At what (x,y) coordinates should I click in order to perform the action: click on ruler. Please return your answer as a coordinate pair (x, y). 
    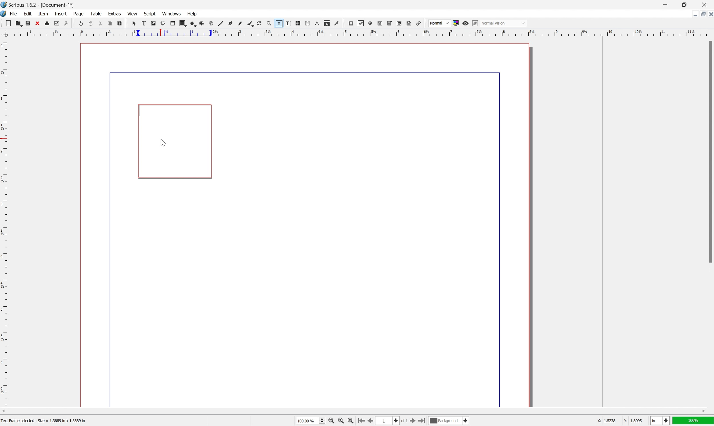
    Looking at the image, I should click on (5, 222).